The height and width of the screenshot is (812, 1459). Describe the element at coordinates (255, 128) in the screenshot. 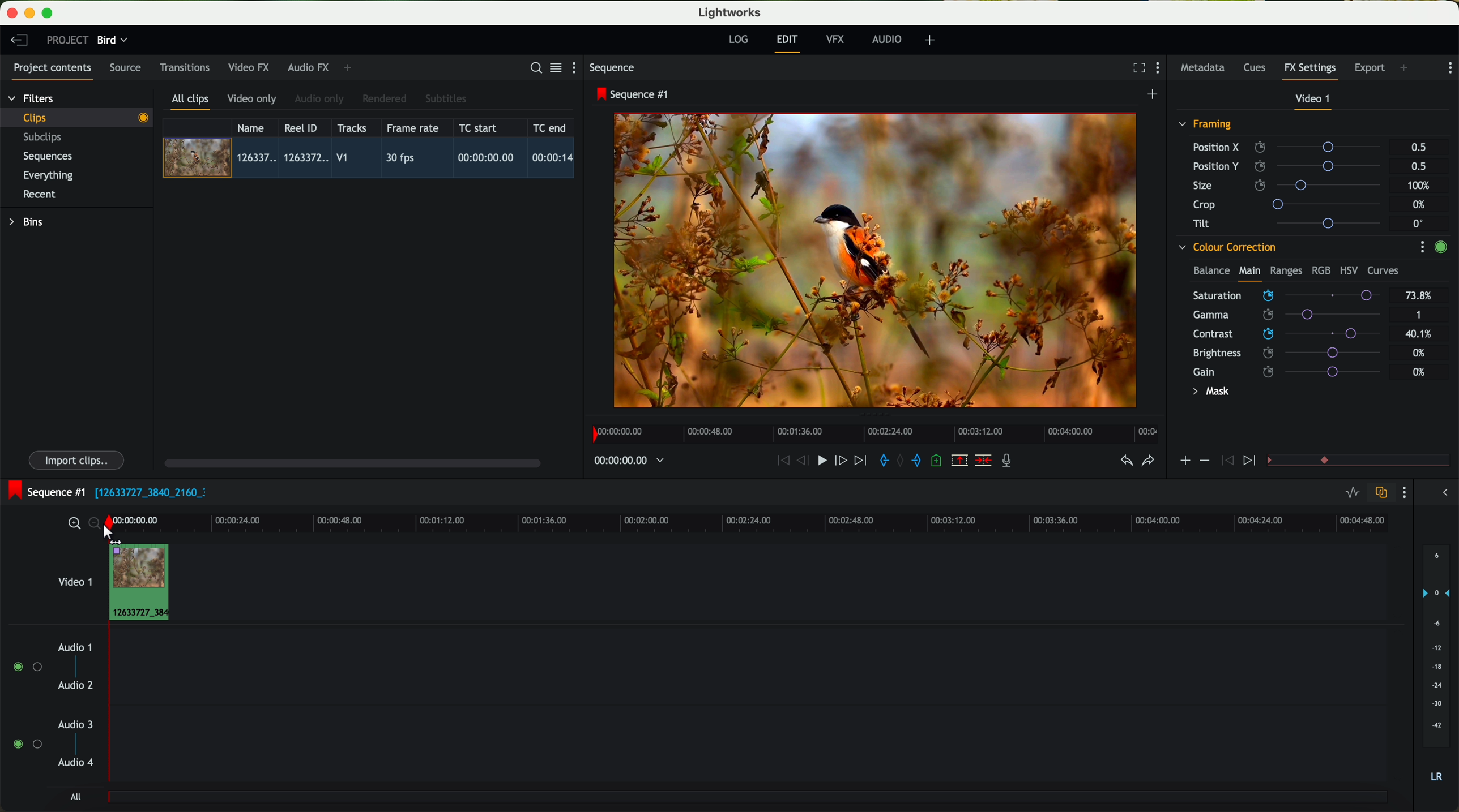

I see `name` at that location.